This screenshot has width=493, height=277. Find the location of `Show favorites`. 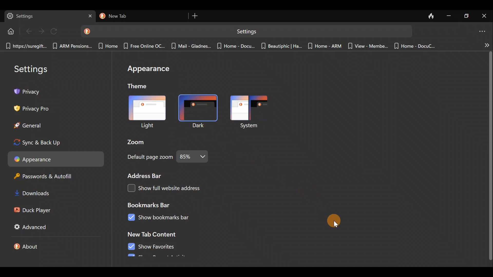

Show favorites is located at coordinates (152, 246).